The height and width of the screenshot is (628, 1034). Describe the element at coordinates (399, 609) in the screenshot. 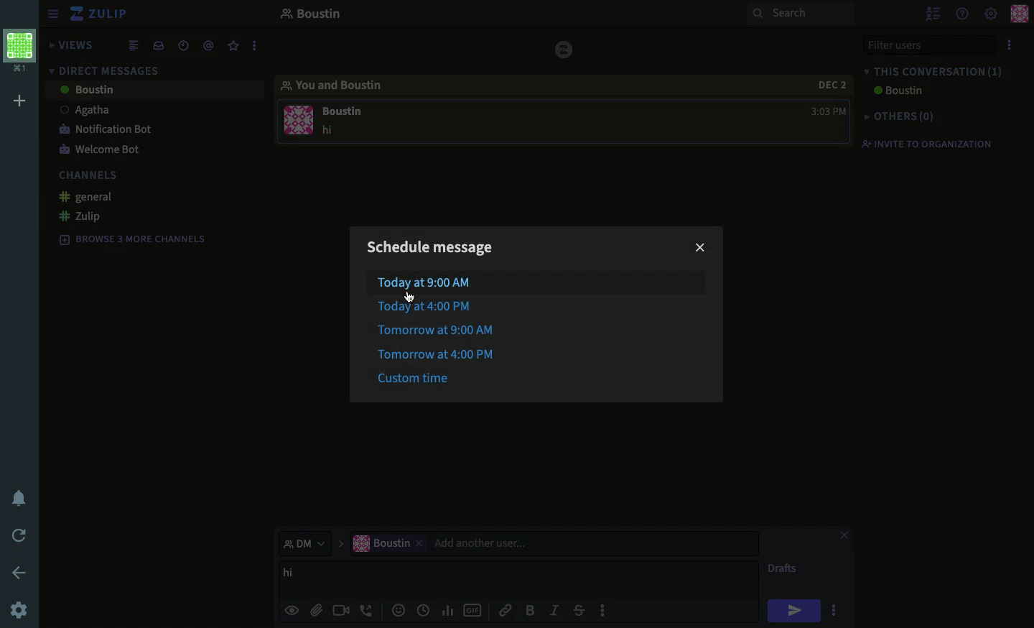

I see `emojis` at that location.